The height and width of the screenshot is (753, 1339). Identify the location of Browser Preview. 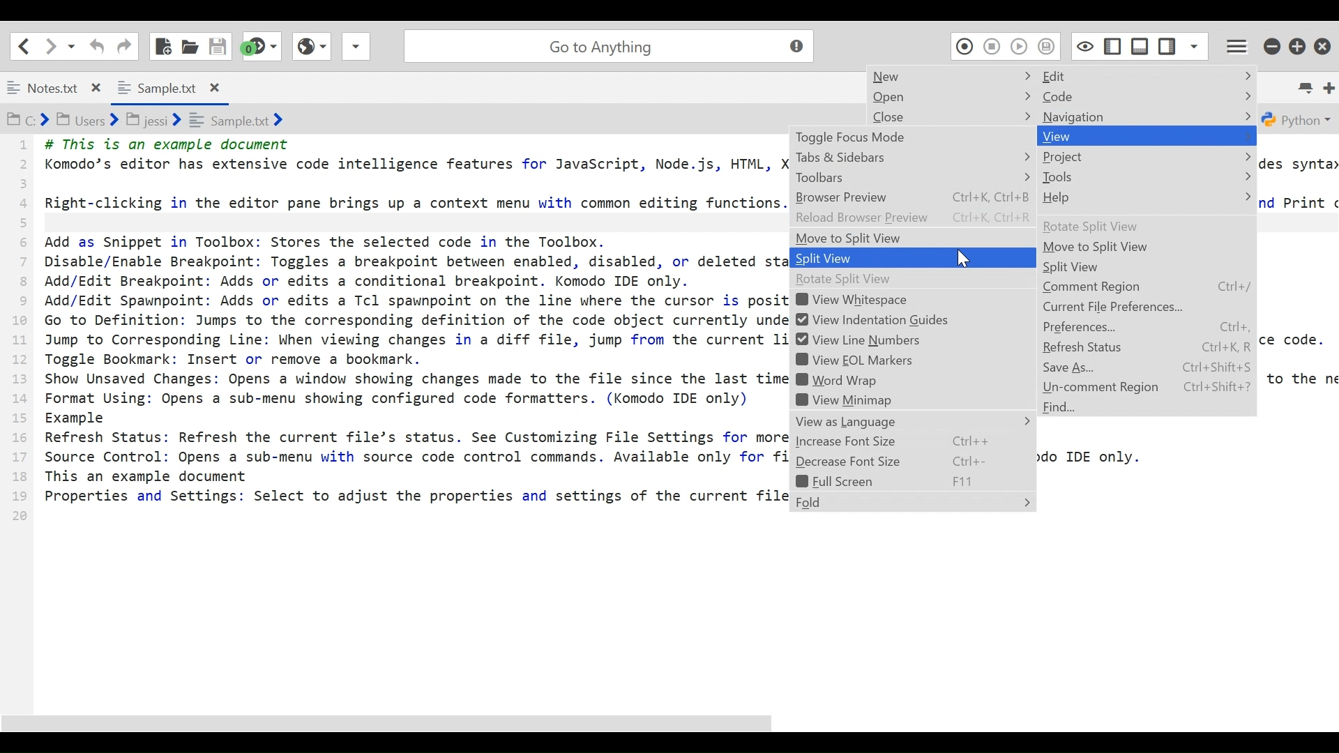
(909, 197).